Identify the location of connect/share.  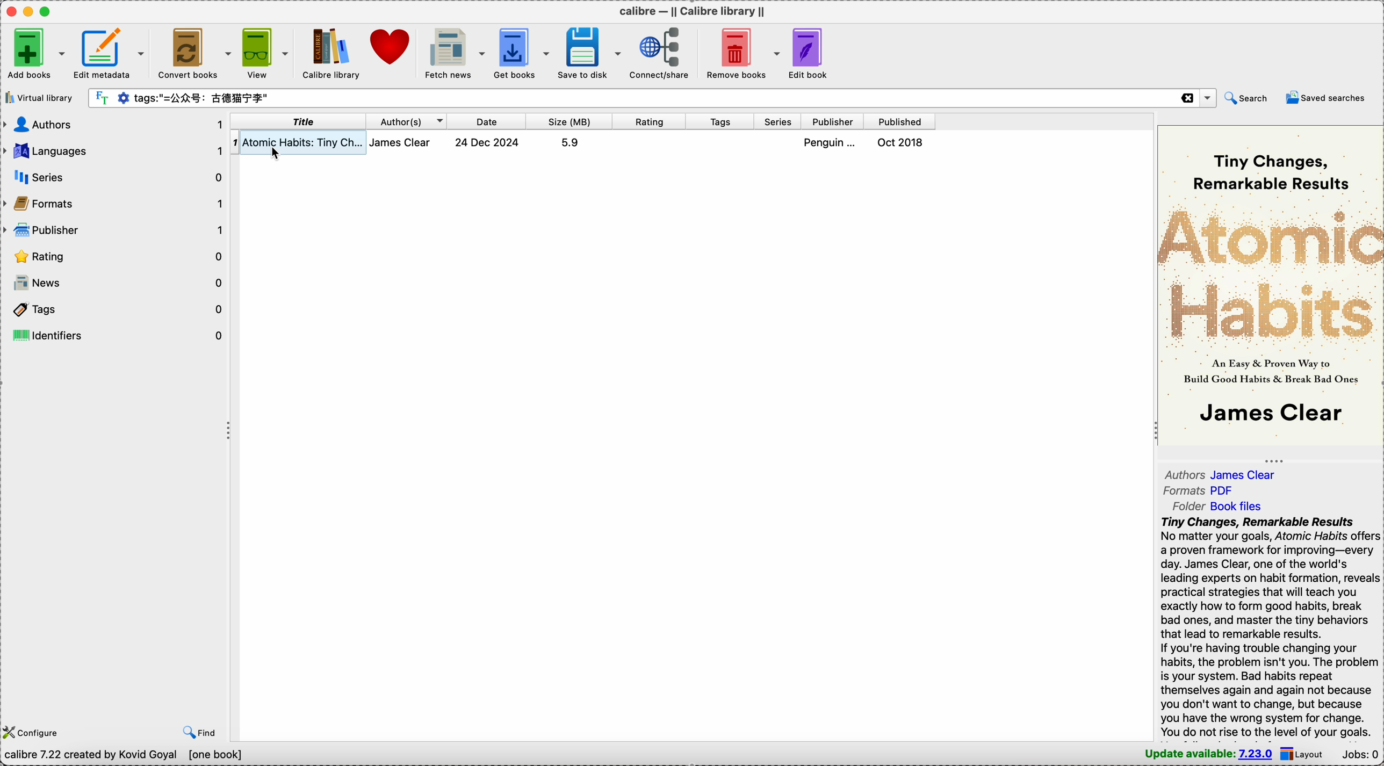
(659, 54).